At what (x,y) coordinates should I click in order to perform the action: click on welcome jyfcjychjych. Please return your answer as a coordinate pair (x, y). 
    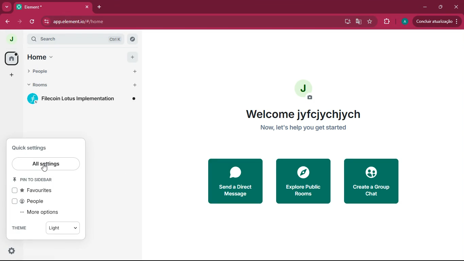
    Looking at the image, I should click on (301, 114).